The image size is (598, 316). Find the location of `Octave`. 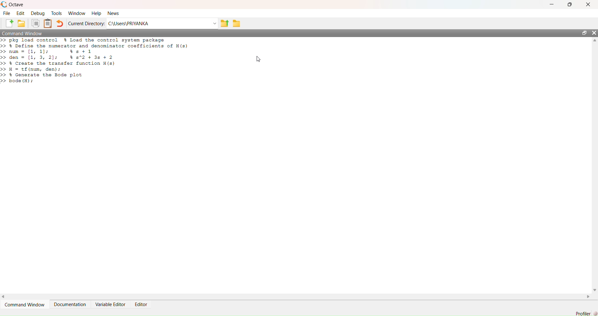

Octave is located at coordinates (17, 5).